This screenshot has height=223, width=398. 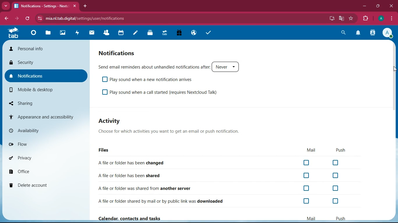 I want to click on refresh, so click(x=28, y=18).